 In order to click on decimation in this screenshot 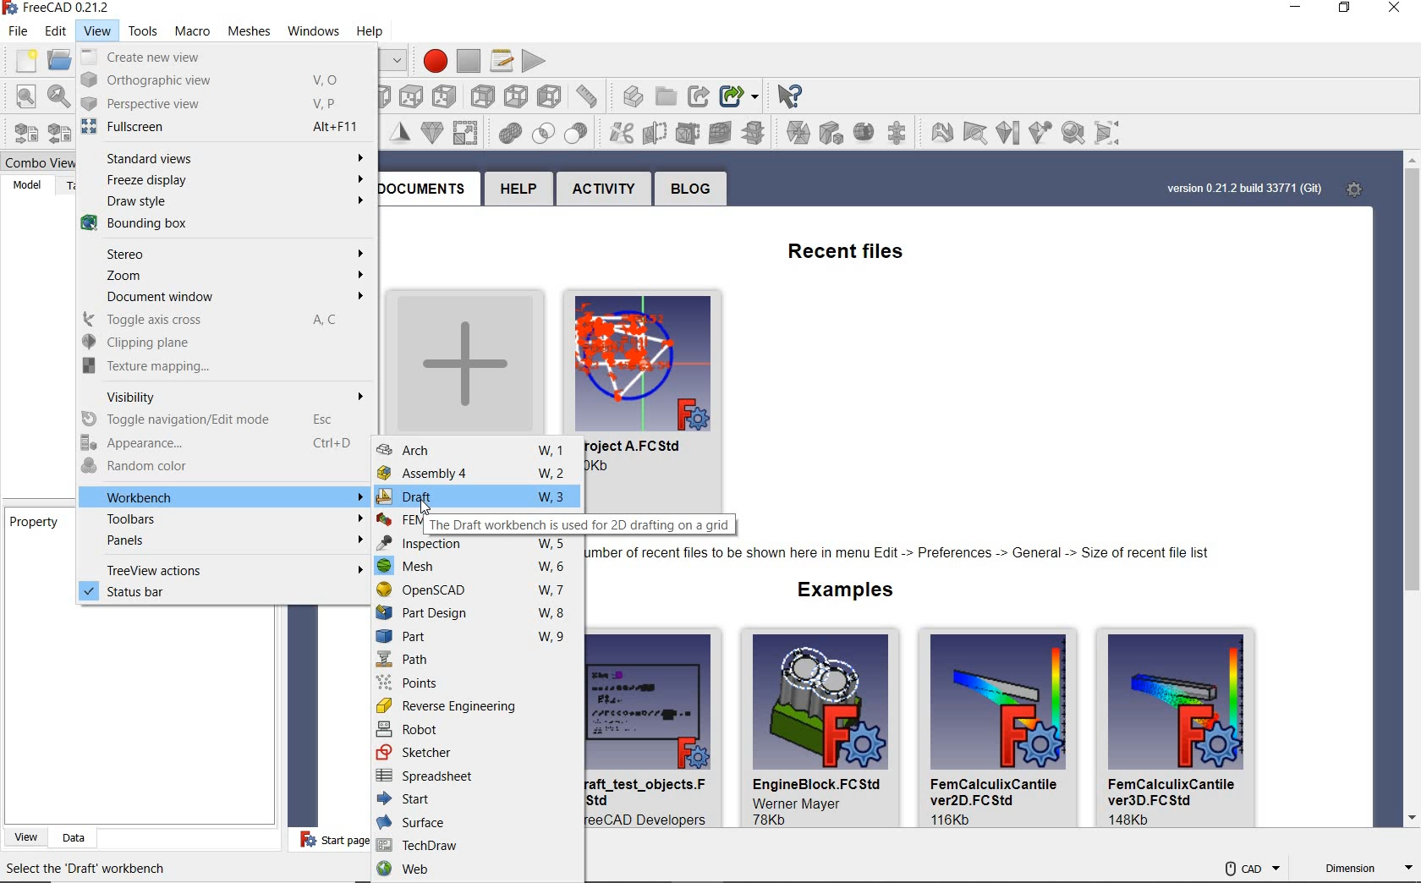, I will do `click(402, 129)`.